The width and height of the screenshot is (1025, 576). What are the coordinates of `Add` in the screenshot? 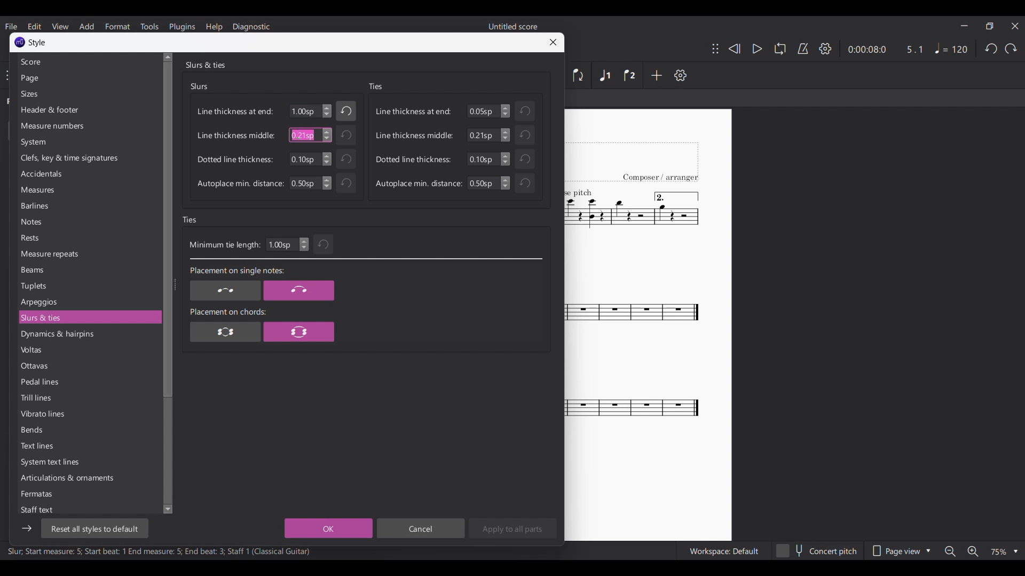 It's located at (657, 75).